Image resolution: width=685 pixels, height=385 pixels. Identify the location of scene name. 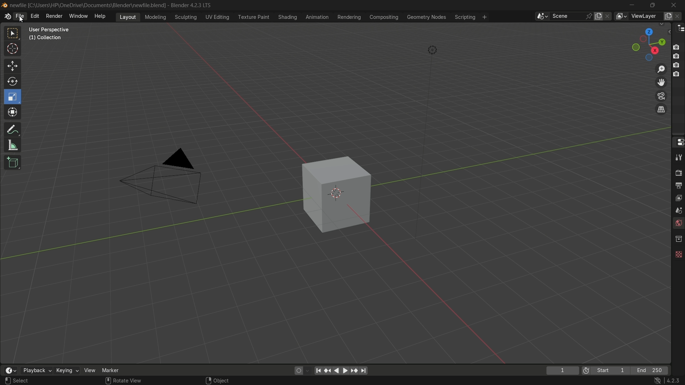
(567, 16).